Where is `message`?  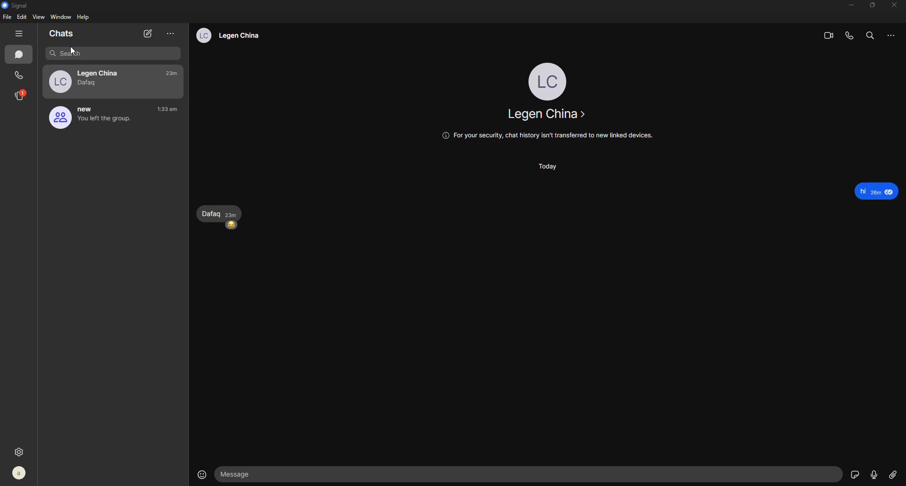
message is located at coordinates (530, 474).